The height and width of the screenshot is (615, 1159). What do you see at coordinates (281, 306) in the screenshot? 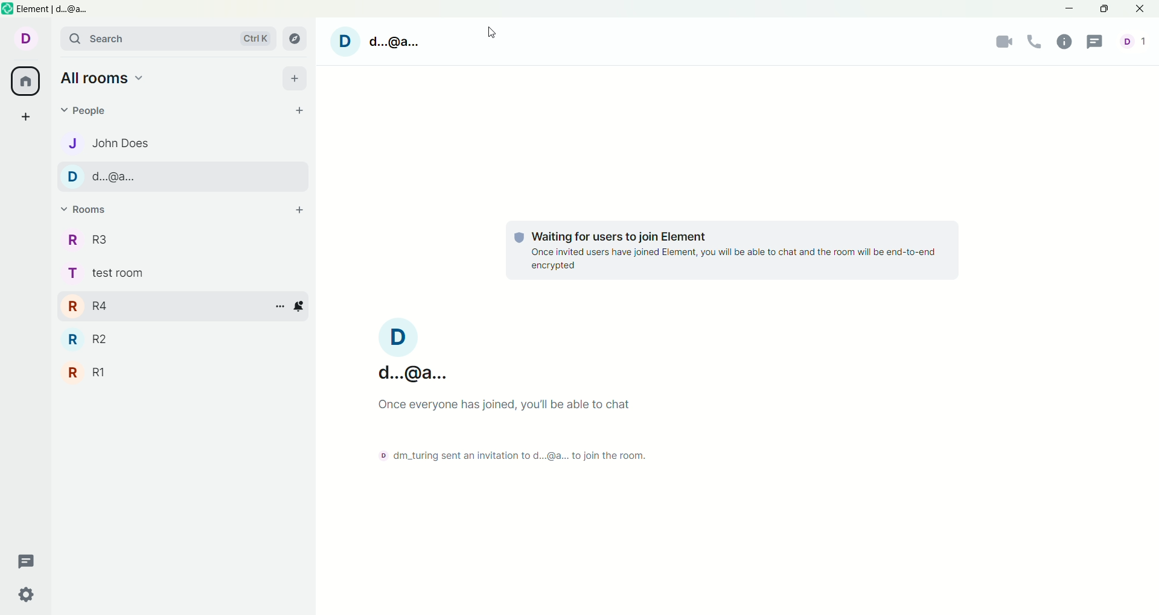
I see `room options` at bounding box center [281, 306].